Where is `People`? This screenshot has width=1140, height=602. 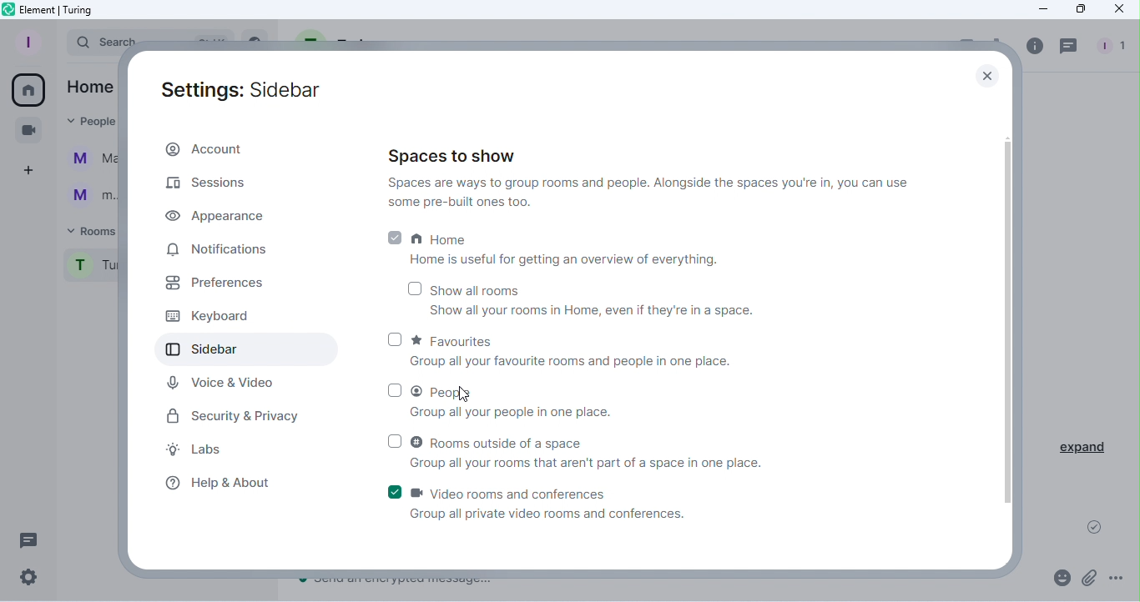 People is located at coordinates (1112, 48).